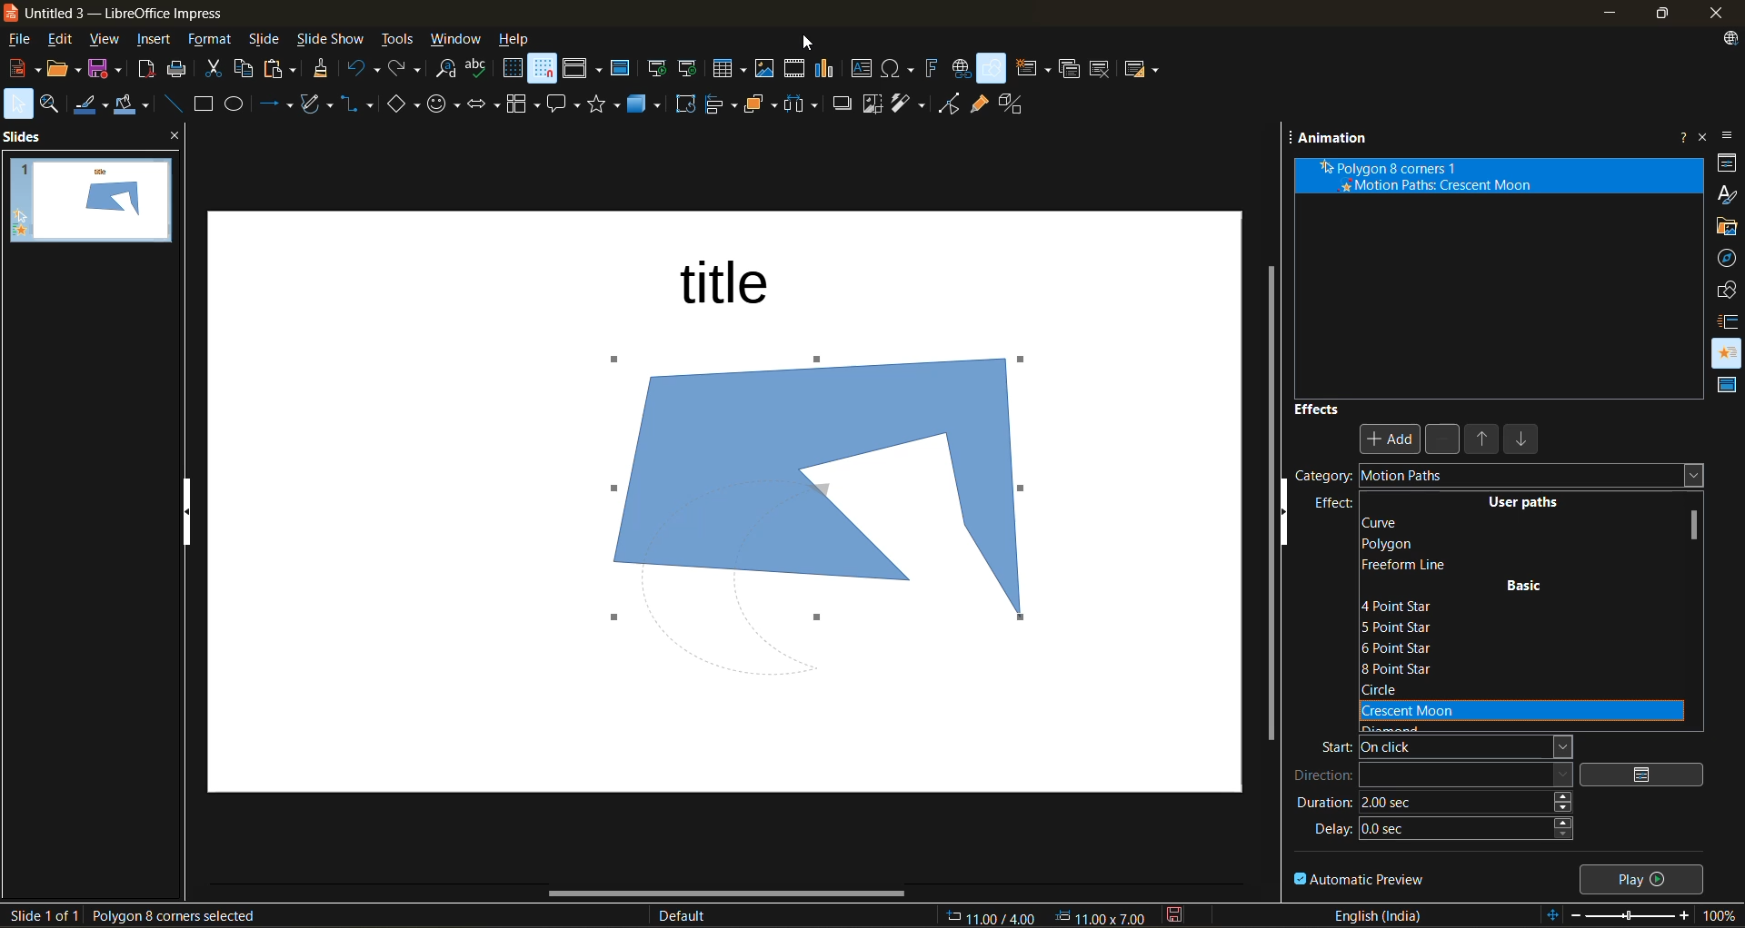 This screenshot has height=928, width=1745. What do you see at coordinates (1725, 319) in the screenshot?
I see `slide transition` at bounding box center [1725, 319].